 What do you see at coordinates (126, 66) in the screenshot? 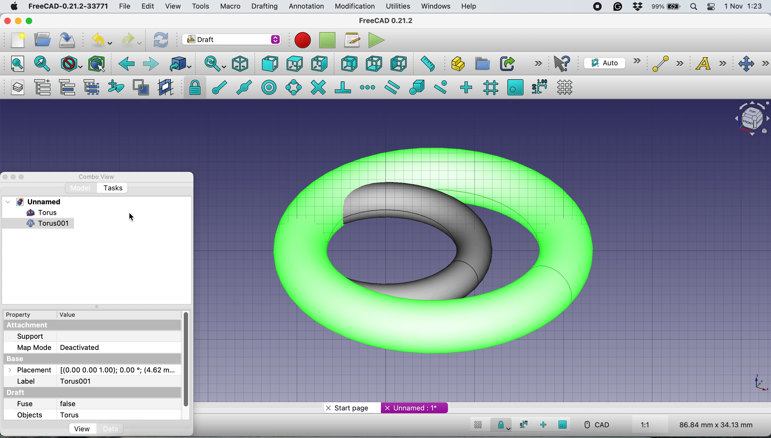
I see `backward` at bounding box center [126, 66].